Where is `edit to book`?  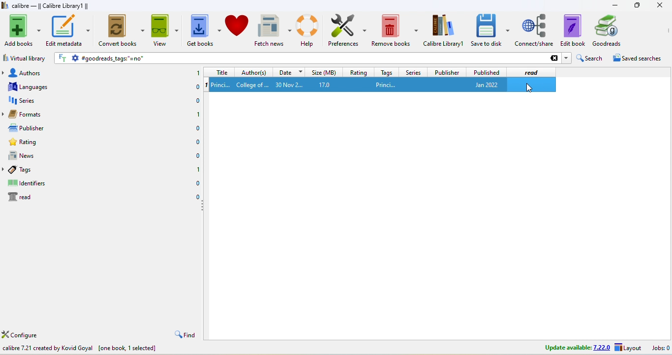
edit to book is located at coordinates (573, 30).